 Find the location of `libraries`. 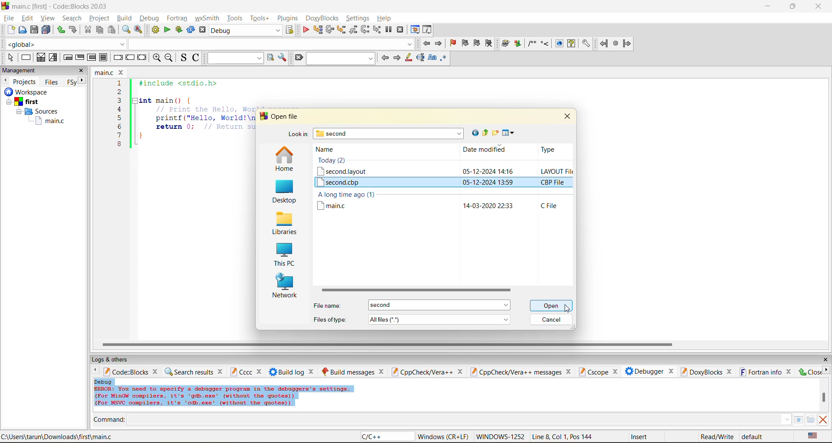

libraries is located at coordinates (283, 224).